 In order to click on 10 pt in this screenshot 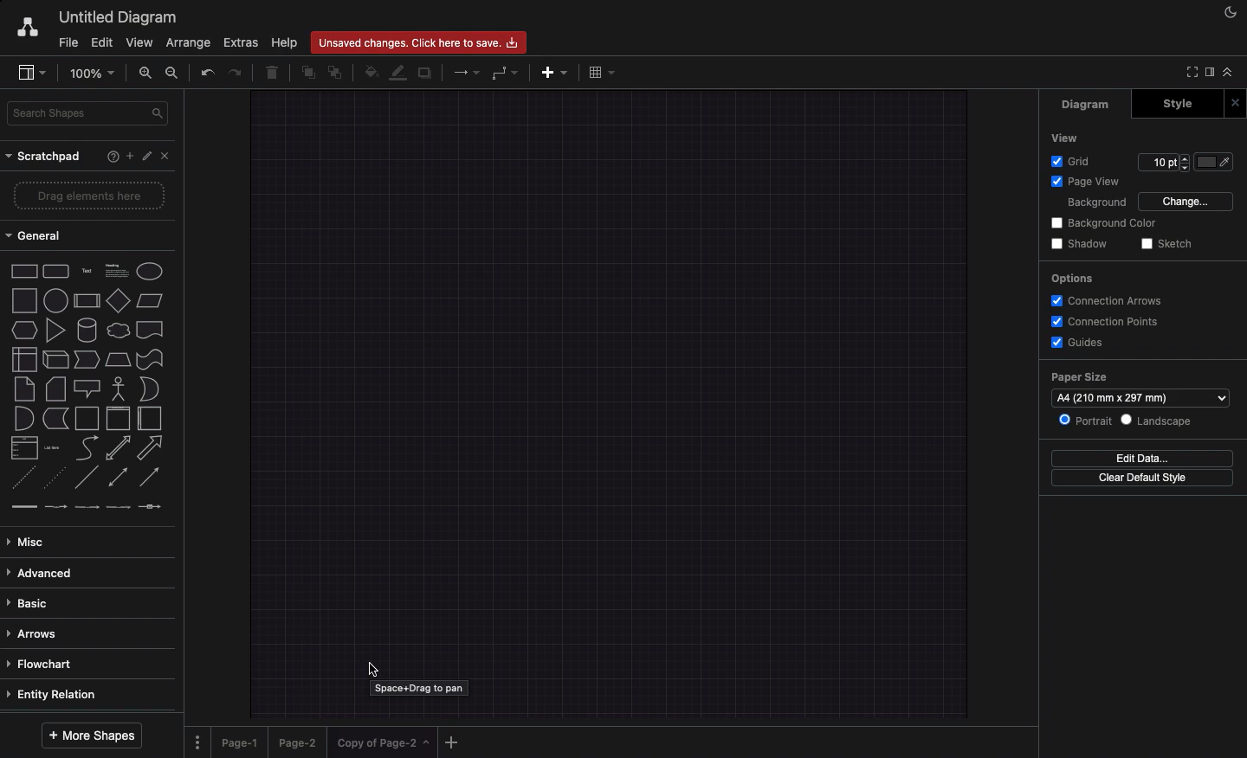, I will do `click(1158, 164)`.